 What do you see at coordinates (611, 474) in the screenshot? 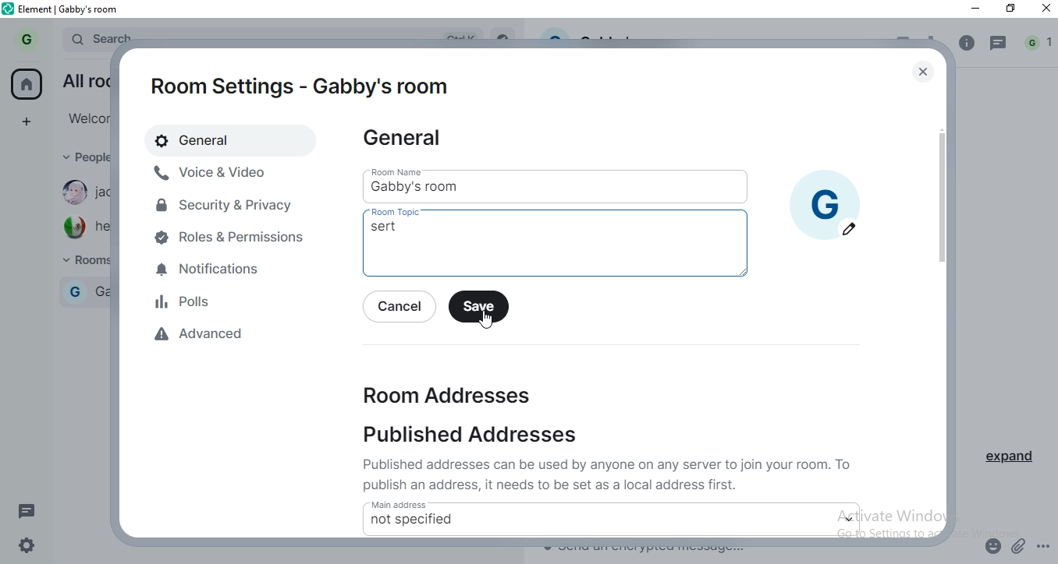
I see `text 1` at bounding box center [611, 474].